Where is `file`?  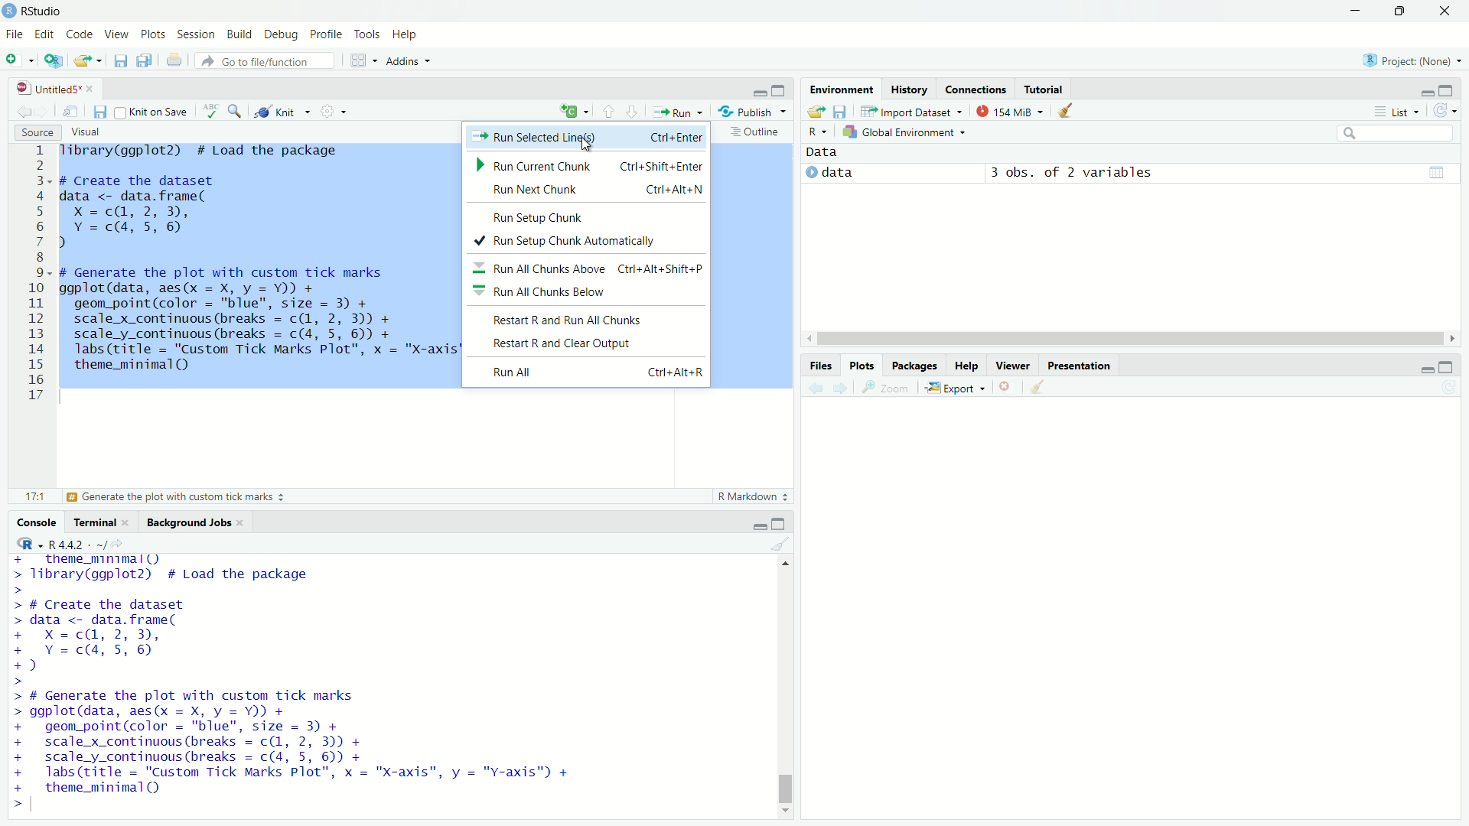
file is located at coordinates (14, 35).